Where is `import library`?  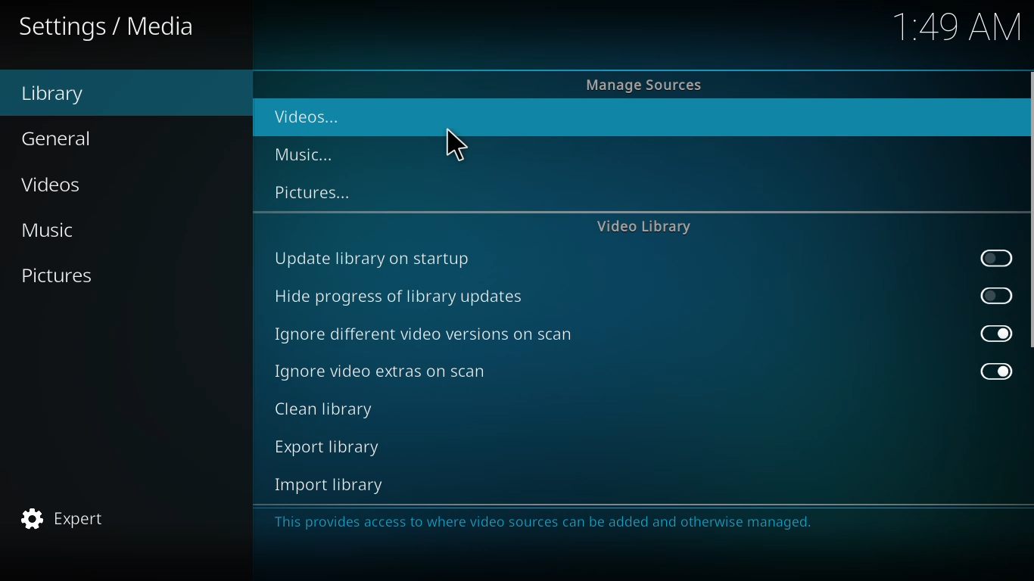 import library is located at coordinates (325, 485).